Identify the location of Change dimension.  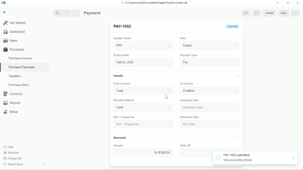
(288, 3).